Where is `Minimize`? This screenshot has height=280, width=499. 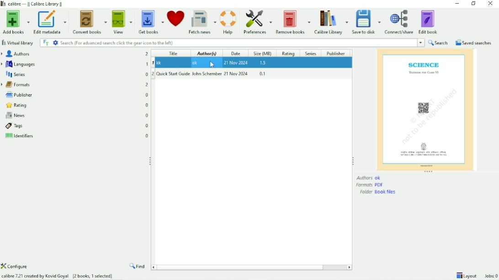 Minimize is located at coordinates (457, 3).